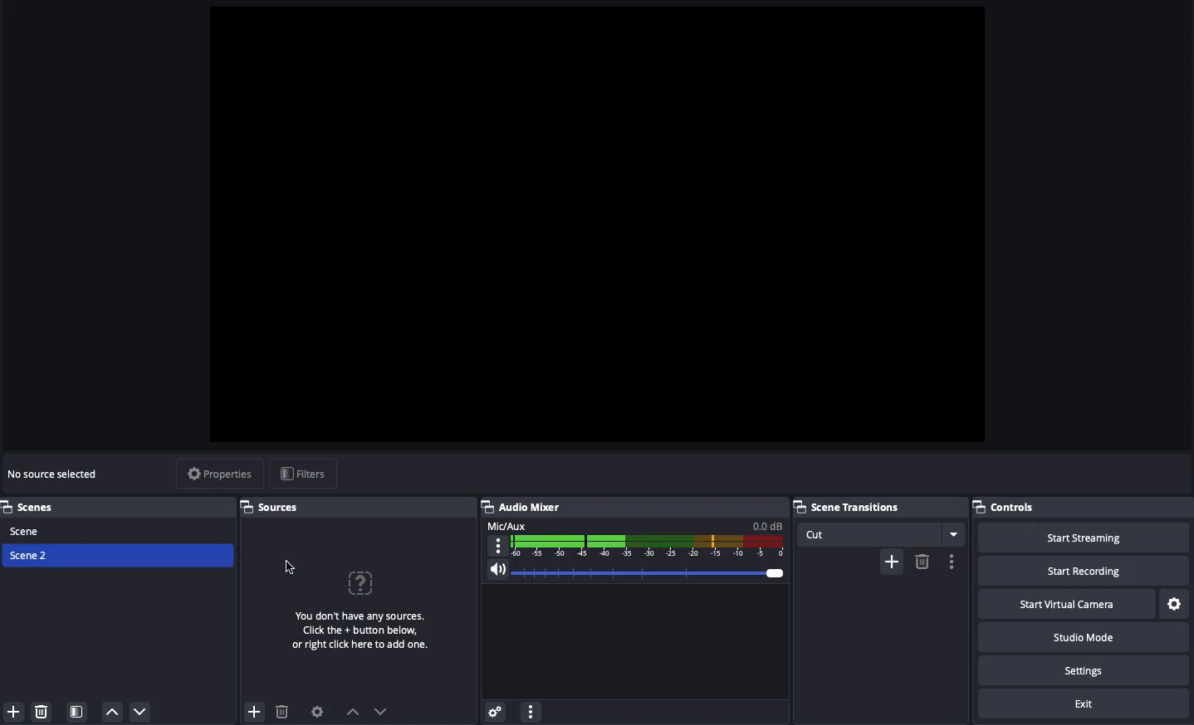 The height and width of the screenshot is (725, 1194). I want to click on previous, so click(353, 712).